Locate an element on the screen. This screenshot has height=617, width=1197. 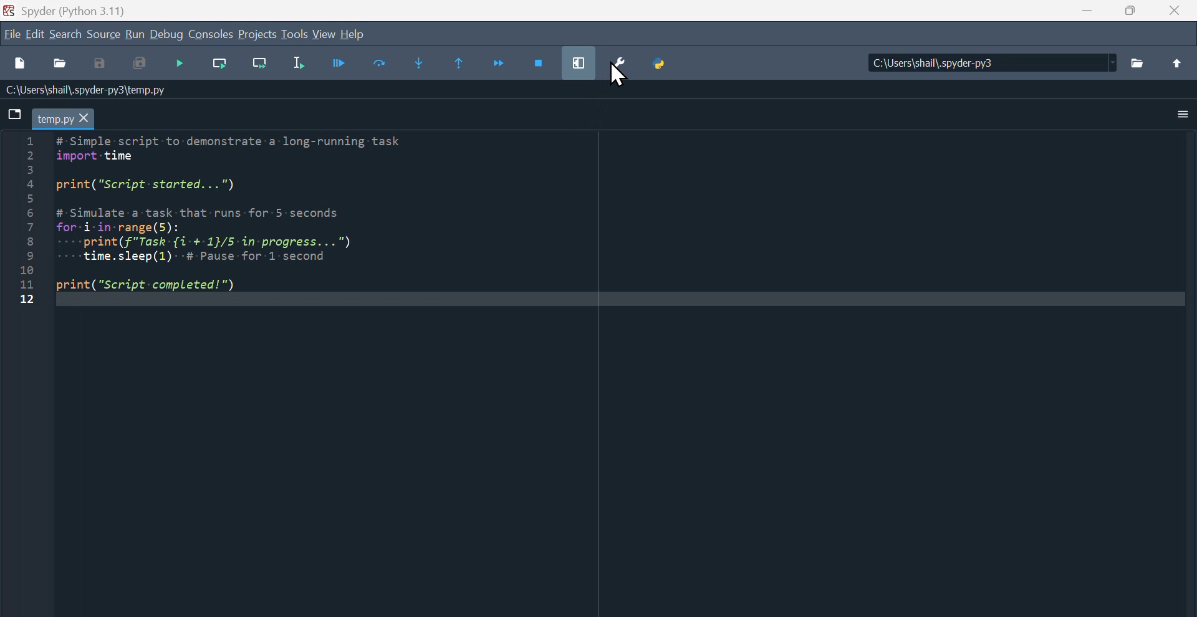
Debug file is located at coordinates (181, 66).